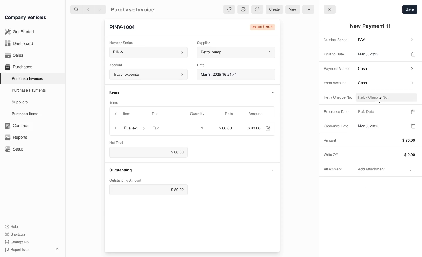  What do you see at coordinates (25, 17) in the screenshot?
I see `Company Vehicles` at bounding box center [25, 17].